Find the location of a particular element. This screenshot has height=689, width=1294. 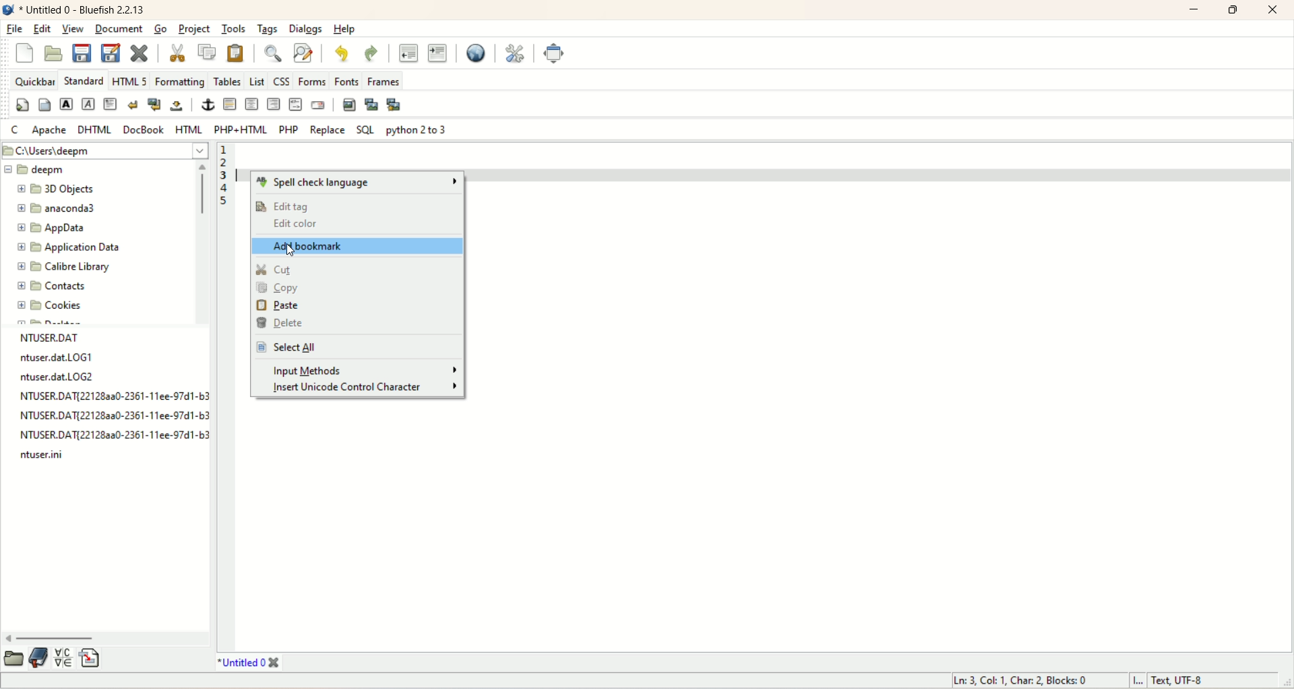

insert image is located at coordinates (349, 106).